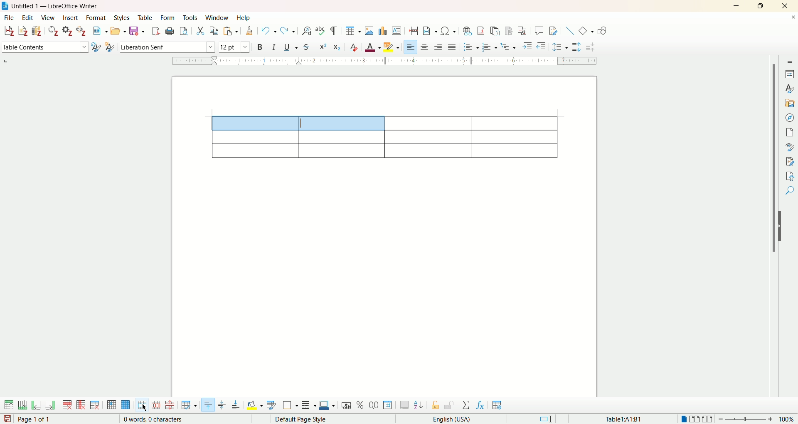  What do you see at coordinates (789, 177) in the screenshot?
I see `accessibility check` at bounding box center [789, 177].